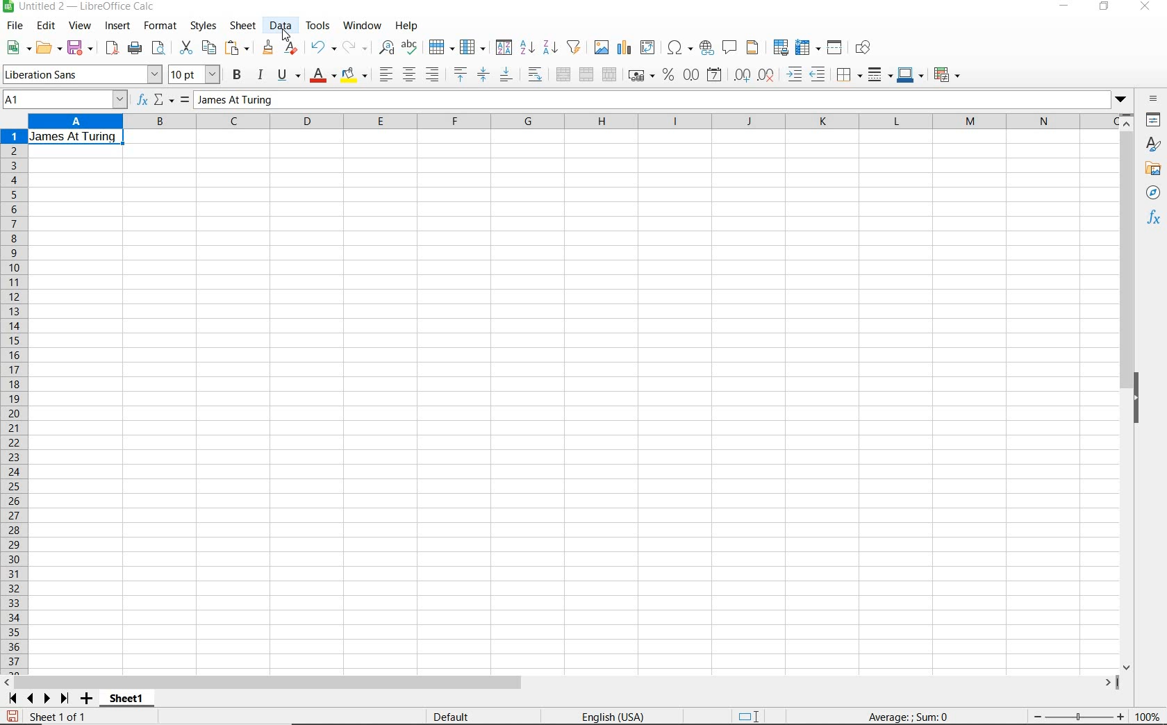 The height and width of the screenshot is (725, 1167). What do you see at coordinates (948, 74) in the screenshot?
I see `conditional` at bounding box center [948, 74].